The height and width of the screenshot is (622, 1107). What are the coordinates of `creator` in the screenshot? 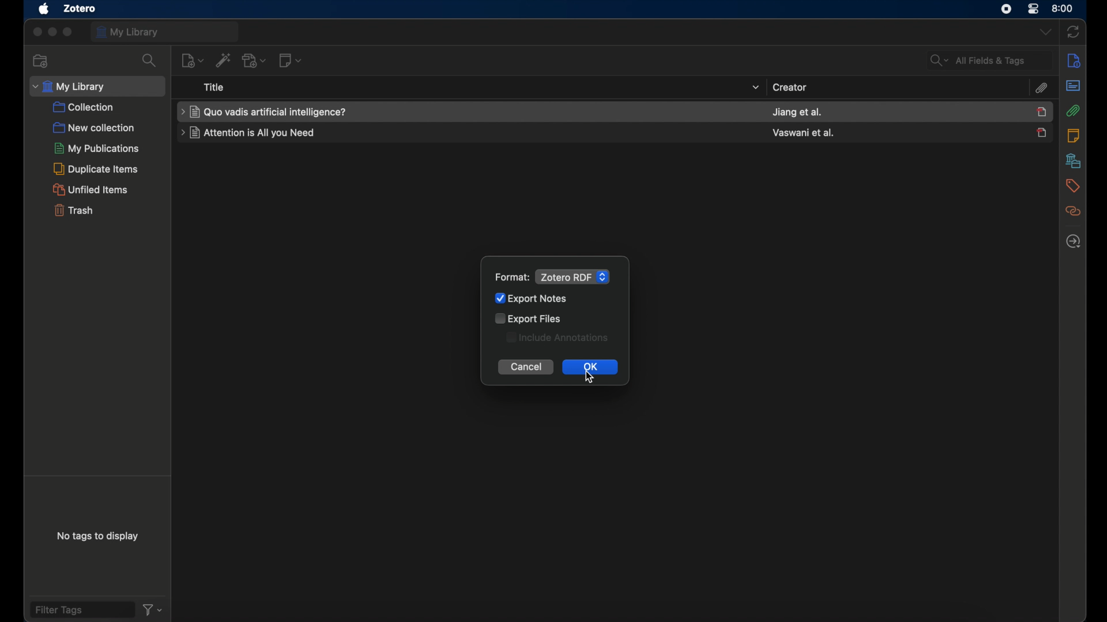 It's located at (790, 86).